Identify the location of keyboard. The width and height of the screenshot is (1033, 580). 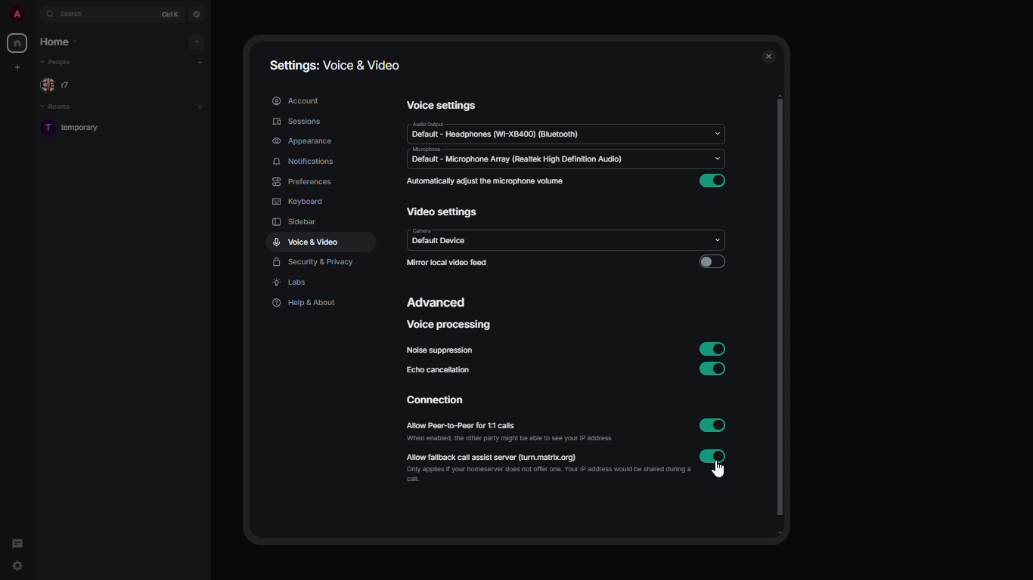
(299, 200).